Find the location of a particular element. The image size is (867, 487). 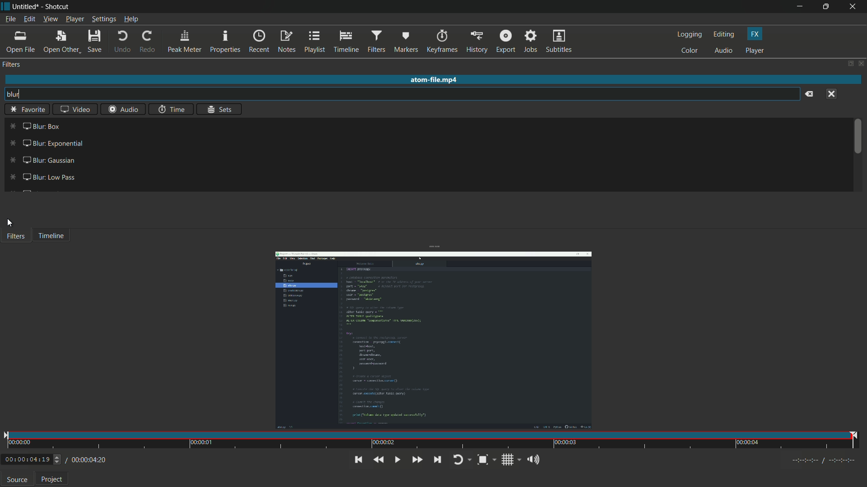

app name is located at coordinates (56, 8).